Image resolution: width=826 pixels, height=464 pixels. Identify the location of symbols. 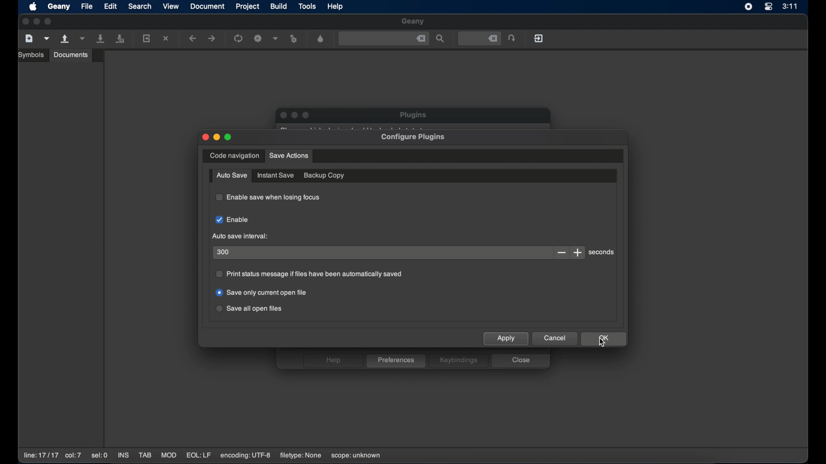
(32, 55).